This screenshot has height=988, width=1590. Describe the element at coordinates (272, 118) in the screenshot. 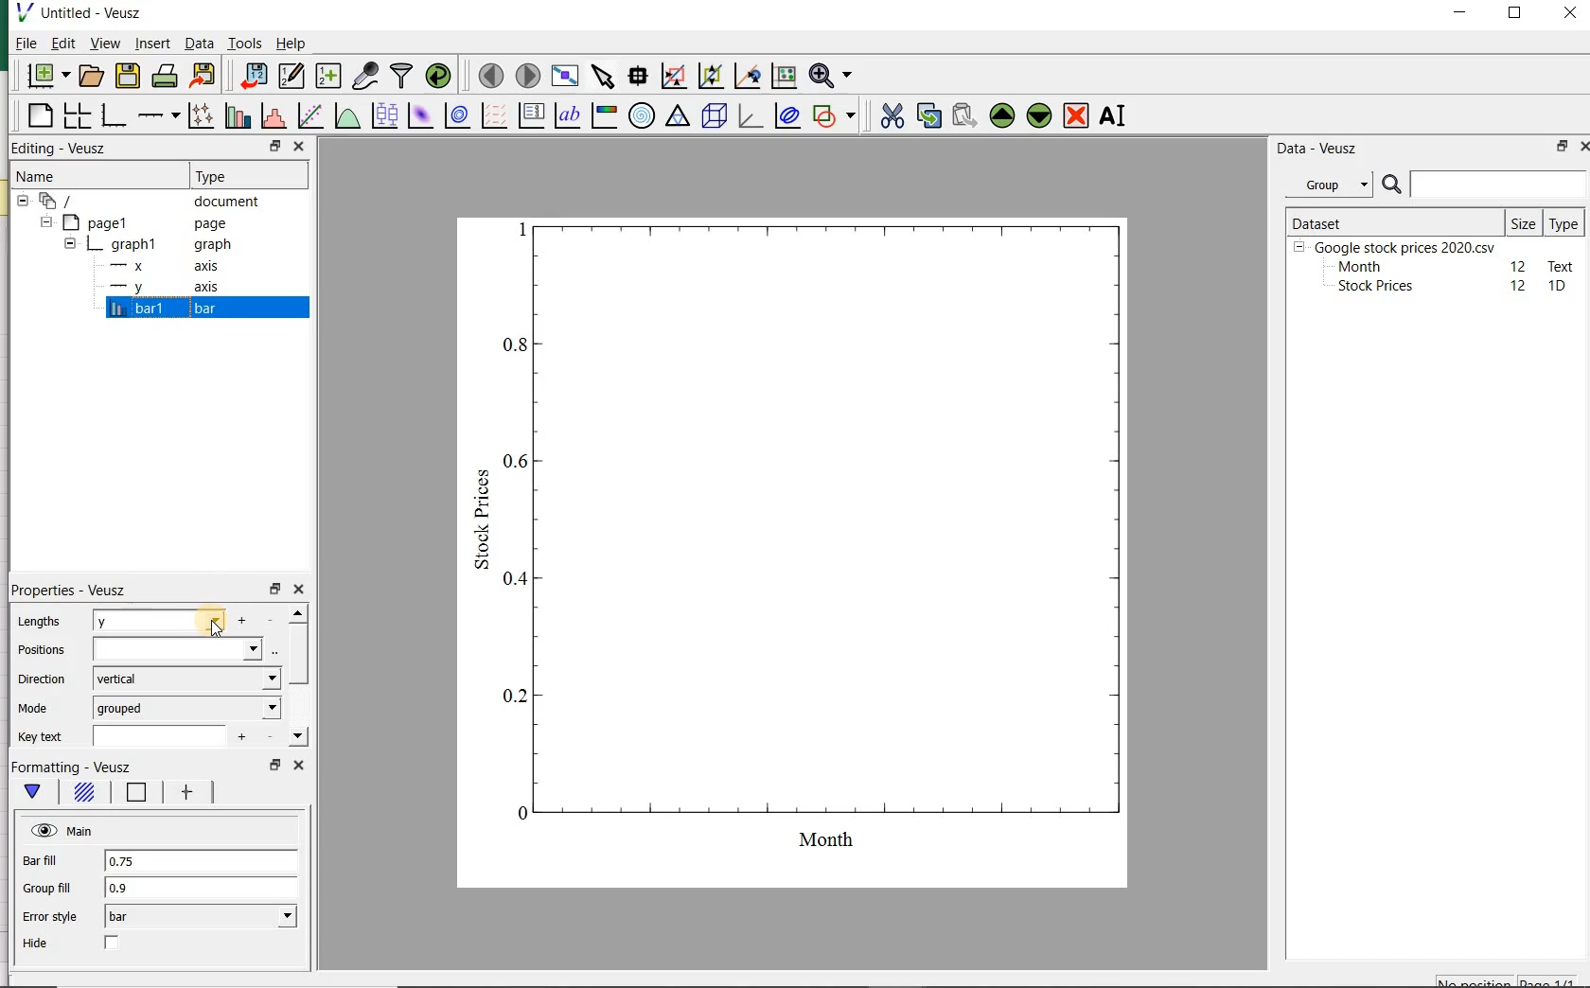

I see `histogram of a dataset` at that location.